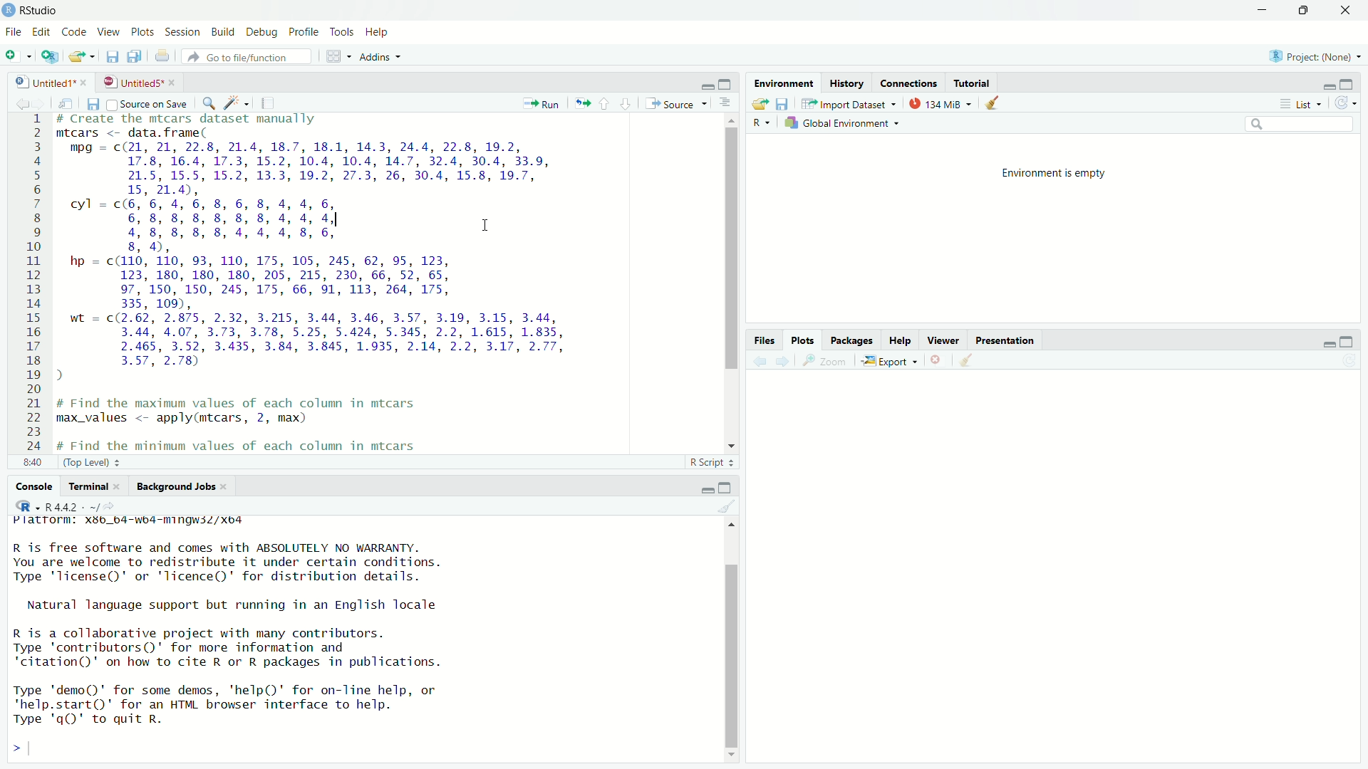  I want to click on 1 # Create the mtcars dataset manually

2 mtcars <- data.frame(

3 mpg = c(21, 21, 22.8, 21.4, 18.7, 18.1, 14.3, 24.4, 22.8, 19.2,

4 17.8, 16.4, 17.3, 15.2, 10.4, 10.4, 14.7, 32.4, 30.4, 33.9,
5 21.5, 15.5, 15.2, 13.3, 19.2, 27.3, 26, 30.4, 15.8, 19.7,

6 15, 21.4),

7 coyl=c(6,6,4,6,8,6,8,4,4,6,

8 6,8,8,8,8,8,8,4,4,4, T

9 4,8,8,8,8,4,4,4,8,6,

10 8, 4,

11 hp = c(110, 110, 93, 110, 175, 105, 245, 62, 95, 123,

12 123, 180, 180, 180, 205, 215, 230, 66, 52, 65,

13 97, 150, 150, 245, 175, 66, 91, 113, 264, 175,

14 335, 109),

15 wt = c(2.62, 2.875, 2.32, 3.215, 3.44, 3.46, 3.57, 3.19, 3.15, 3.44,
16 3.44, 4.07, 3.73, 3.78, 5.25, 5.424, 5.345, 2.2, 1.615, 1.835,
17 2.465, 3.52, 3.435, 3.84, 3.845, 1.935, 2.14, 2.2, 3.17, 2.77,
18 3.57, 2.78)

19 )

20

21 # Find the maximum values of each column in mtcars

22 max_values <- apply(mtcars, 2, max)

peng, so click(331, 282).